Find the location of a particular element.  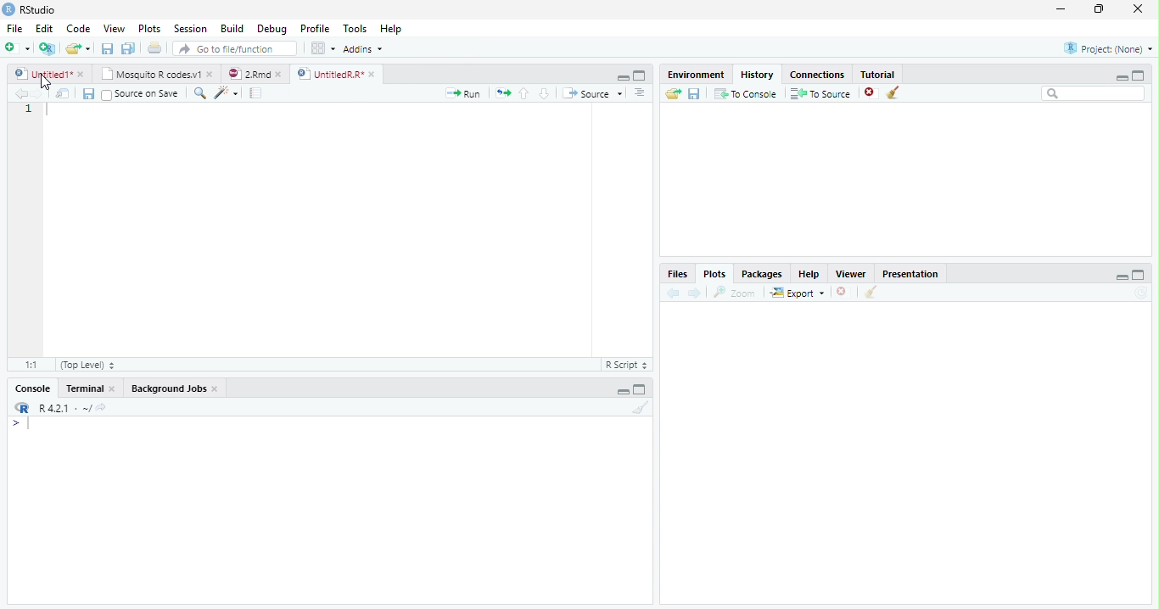

Close is located at coordinates (1139, 9).